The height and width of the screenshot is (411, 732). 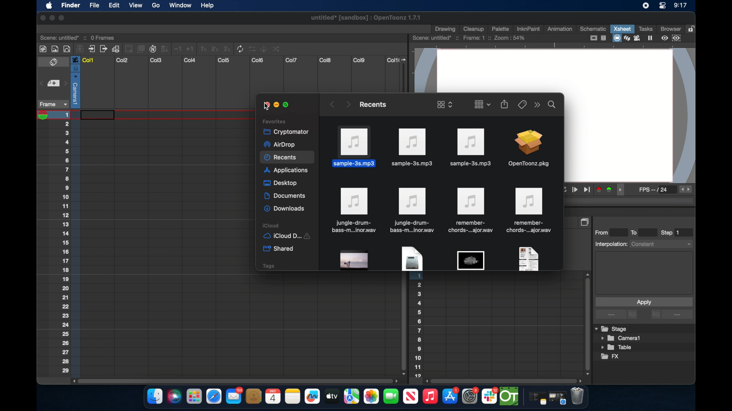 What do you see at coordinates (372, 104) in the screenshot?
I see `recents` at bounding box center [372, 104].